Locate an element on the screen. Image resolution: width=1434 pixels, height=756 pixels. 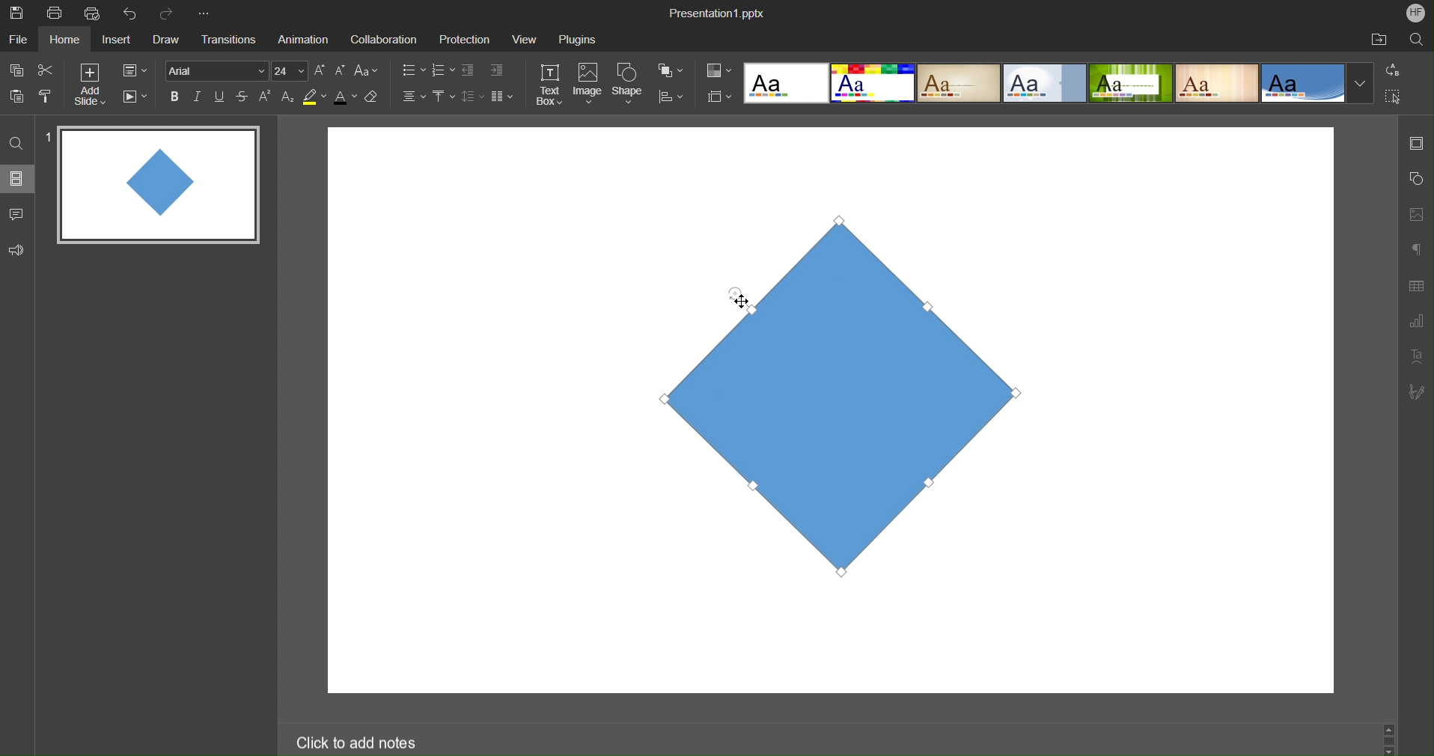
Replace is located at coordinates (1393, 70).